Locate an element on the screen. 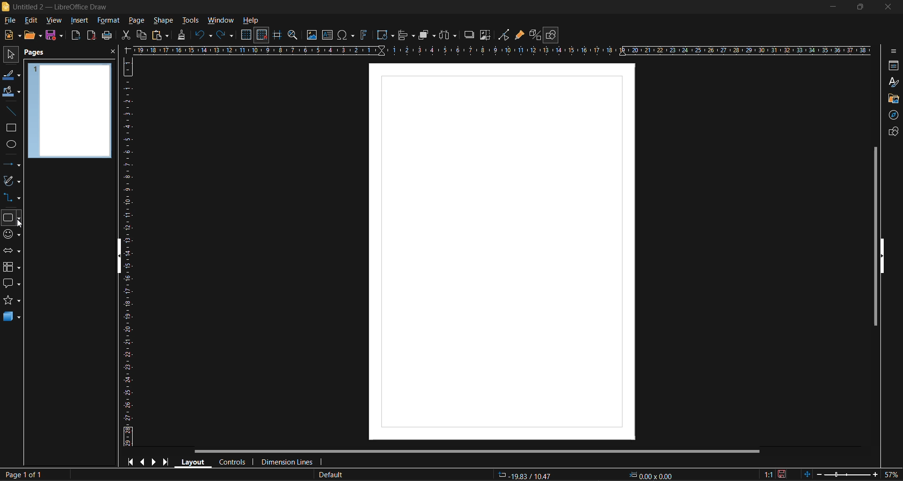 This screenshot has height=481, width=903. undo is located at coordinates (204, 36).